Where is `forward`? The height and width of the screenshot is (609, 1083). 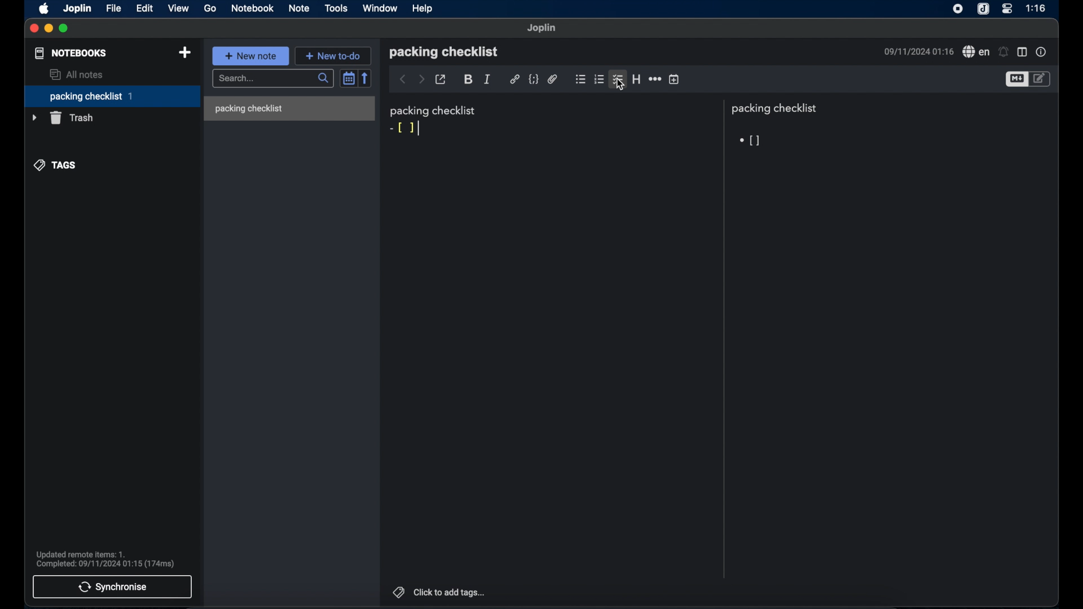 forward is located at coordinates (421, 79).